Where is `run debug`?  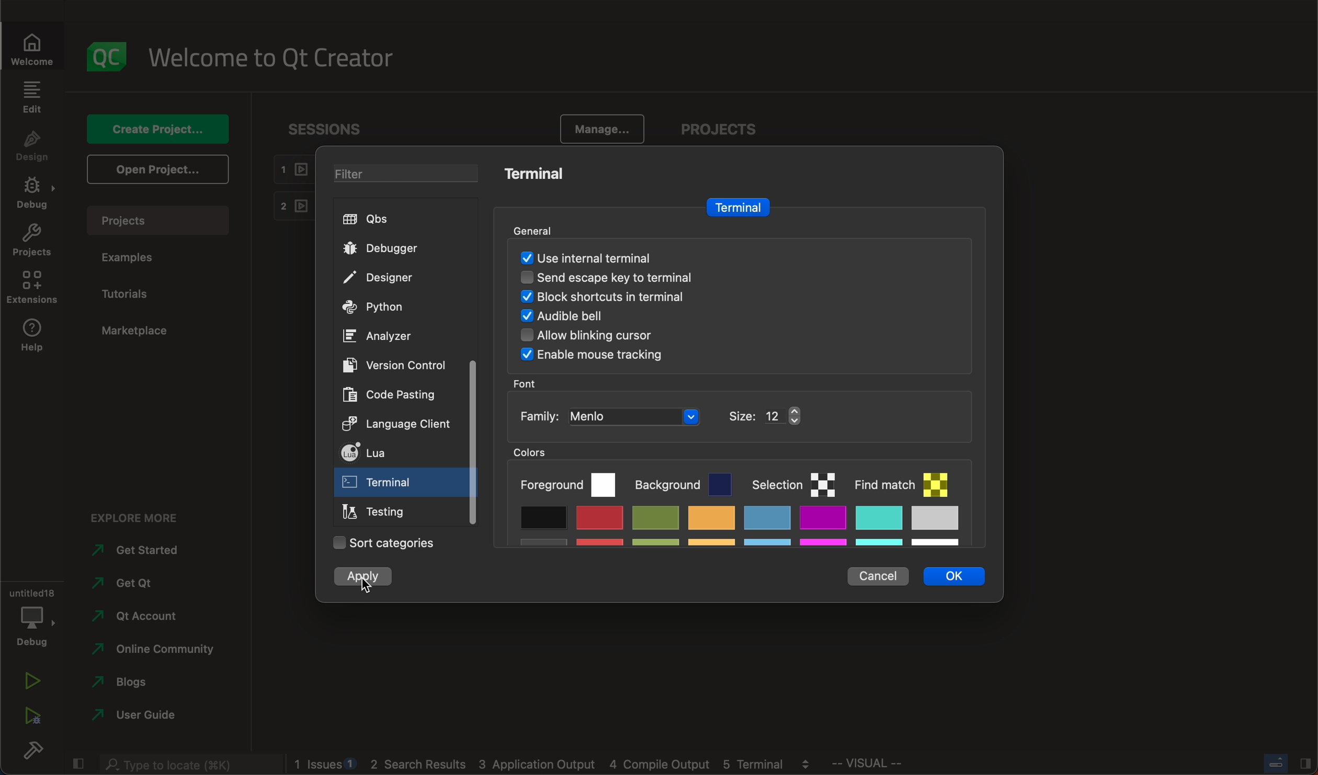 run debug is located at coordinates (30, 720).